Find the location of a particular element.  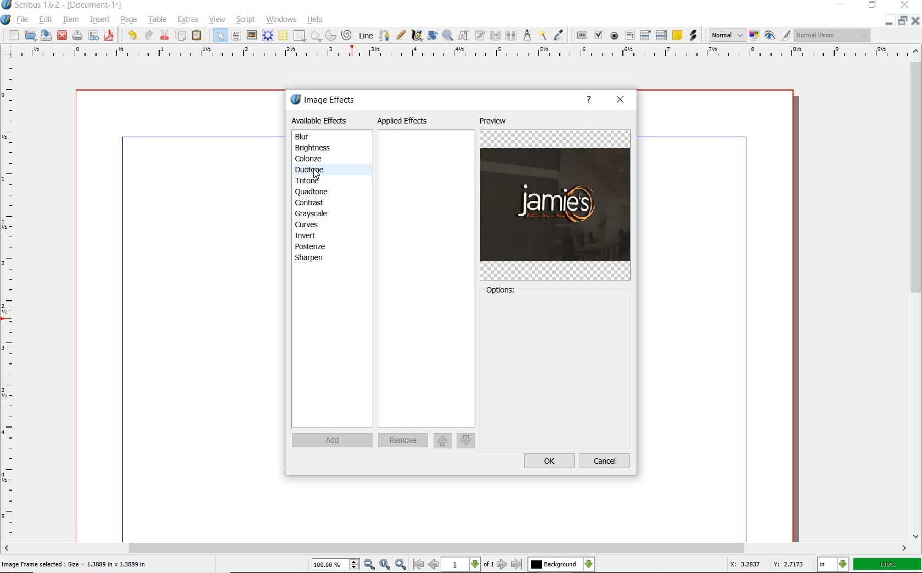

contrast is located at coordinates (314, 203).